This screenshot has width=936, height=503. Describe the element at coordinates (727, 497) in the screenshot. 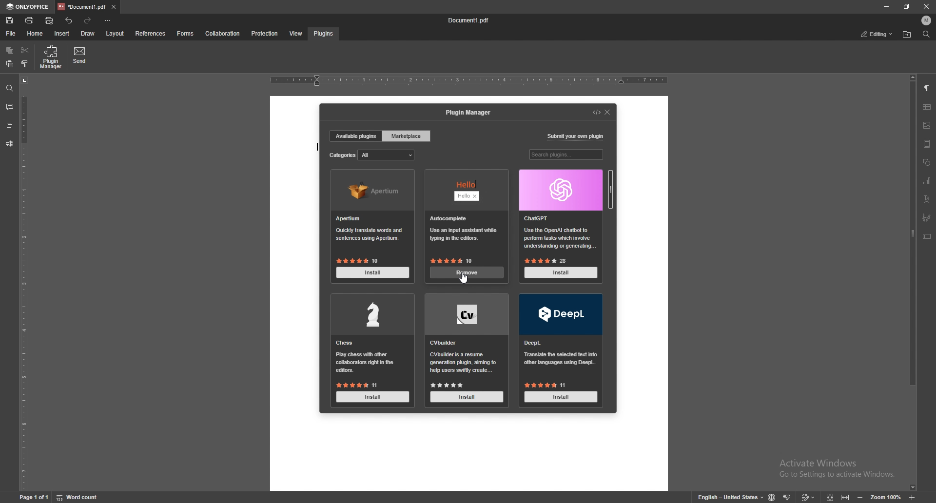

I see `English - United States` at that location.